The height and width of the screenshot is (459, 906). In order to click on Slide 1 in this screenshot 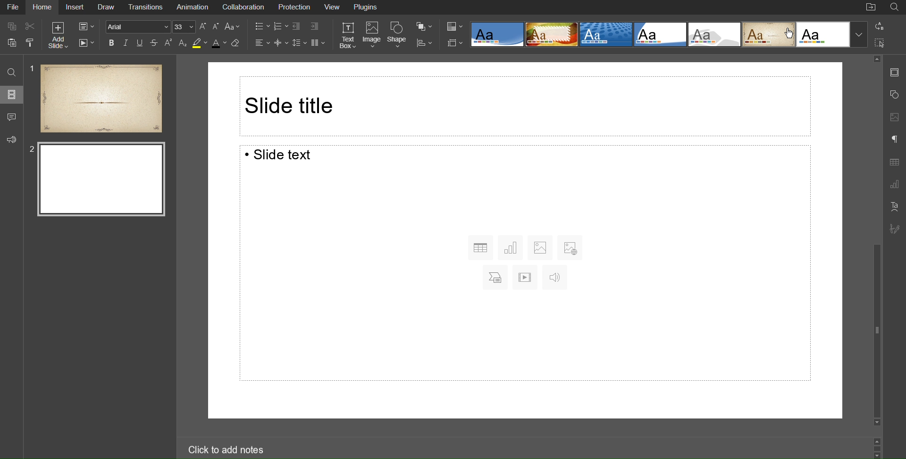, I will do `click(97, 98)`.